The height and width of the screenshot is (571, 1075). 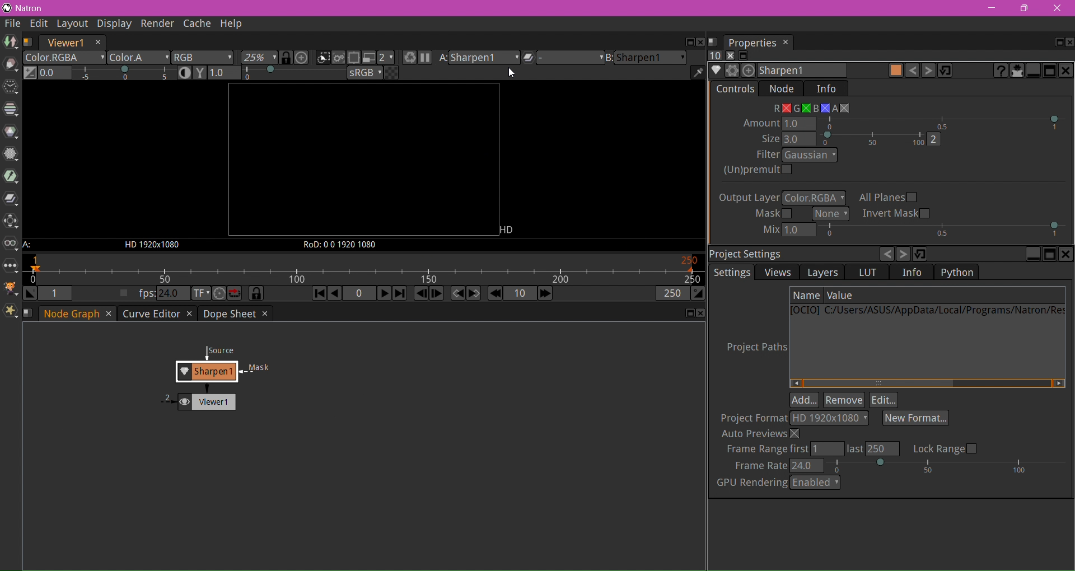 What do you see at coordinates (824, 273) in the screenshot?
I see `[EWS` at bounding box center [824, 273].